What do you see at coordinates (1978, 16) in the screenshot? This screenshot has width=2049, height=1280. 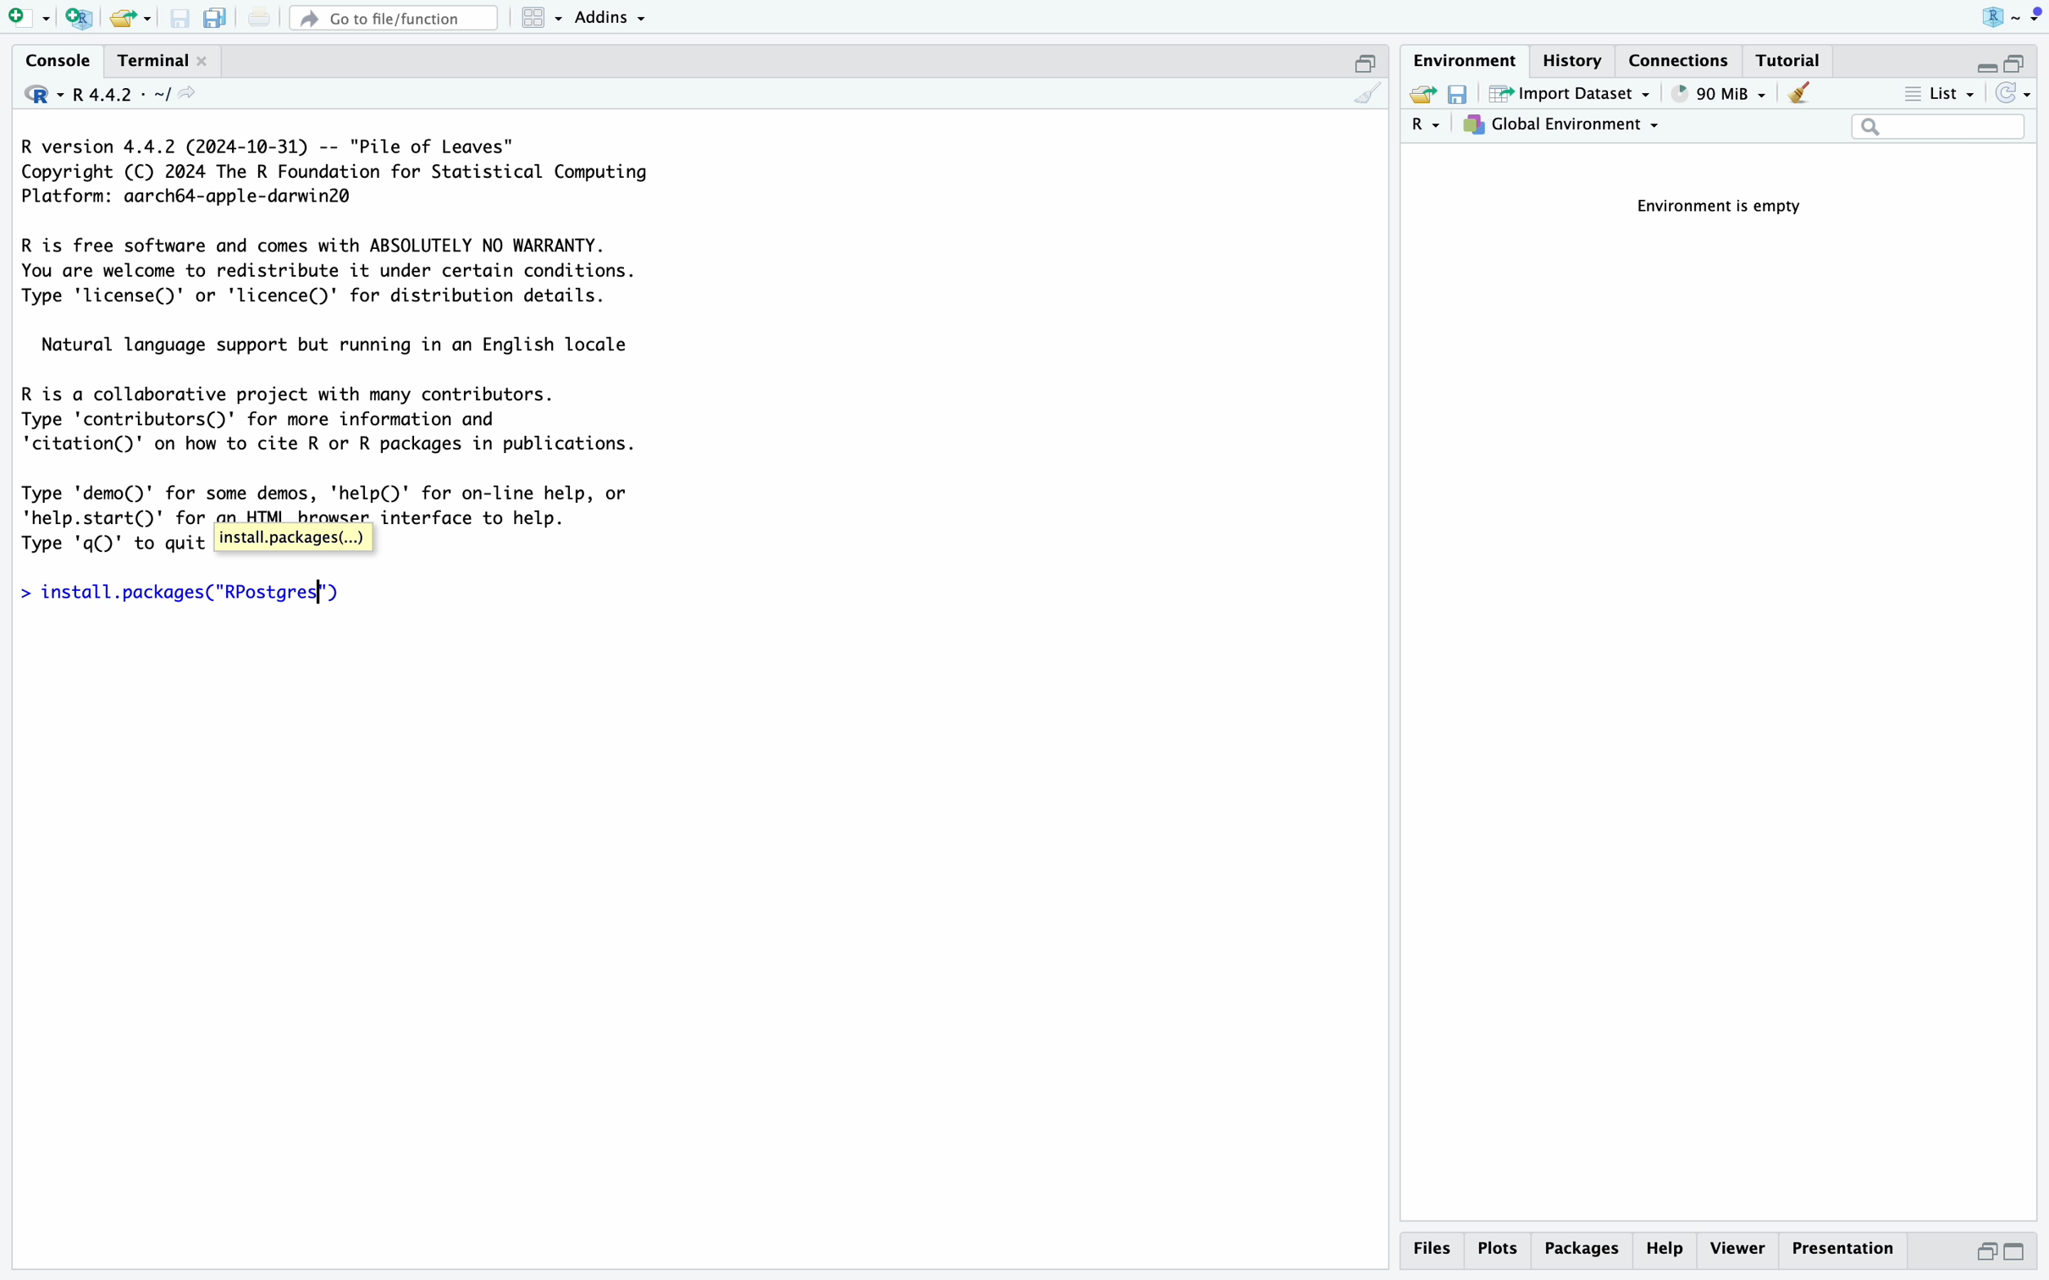 I see `R logo` at bounding box center [1978, 16].